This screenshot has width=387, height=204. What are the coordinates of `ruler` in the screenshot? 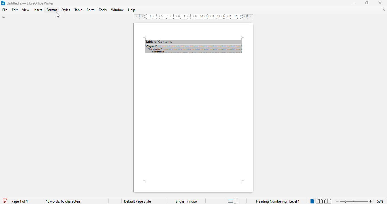 It's located at (193, 17).